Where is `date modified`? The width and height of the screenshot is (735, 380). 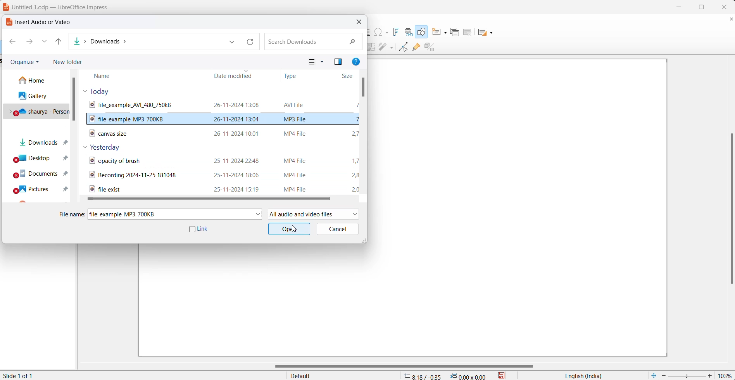
date modified is located at coordinates (237, 76).